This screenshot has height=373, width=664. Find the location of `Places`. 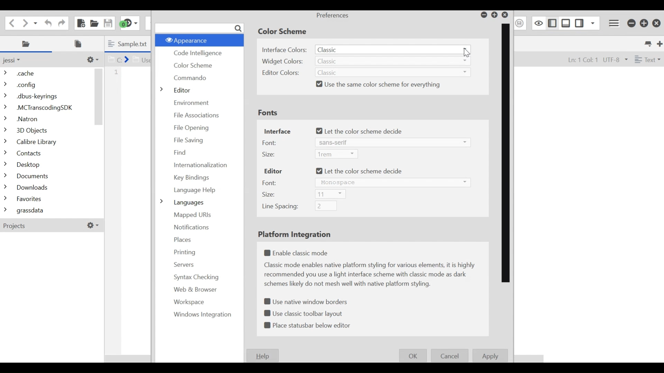

Places is located at coordinates (27, 44).